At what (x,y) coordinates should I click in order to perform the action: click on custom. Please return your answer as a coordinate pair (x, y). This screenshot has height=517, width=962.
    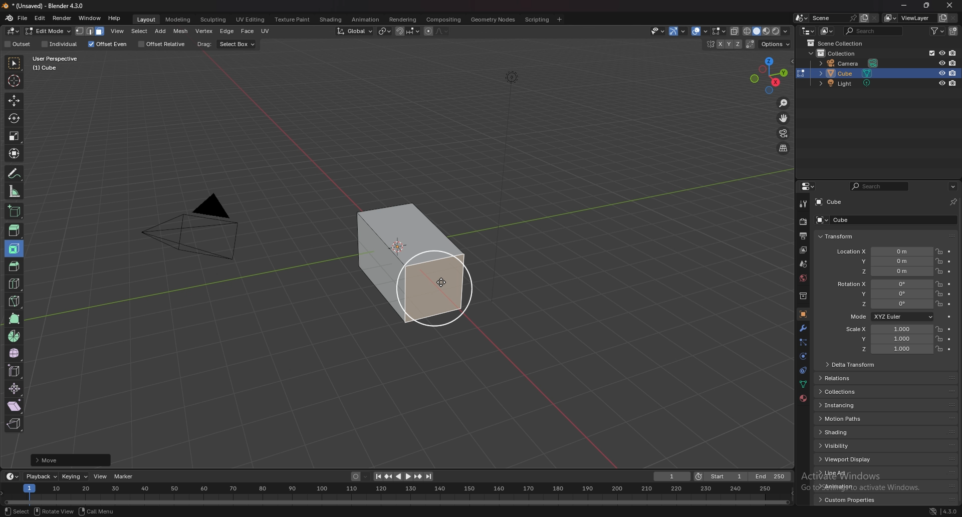
    Looking at the image, I should click on (844, 502).